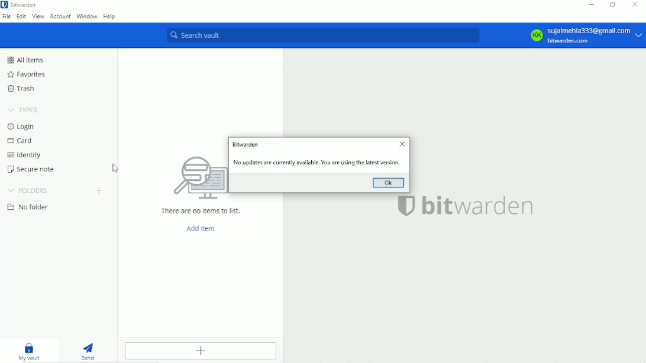 The image size is (646, 363). I want to click on File, so click(7, 17).